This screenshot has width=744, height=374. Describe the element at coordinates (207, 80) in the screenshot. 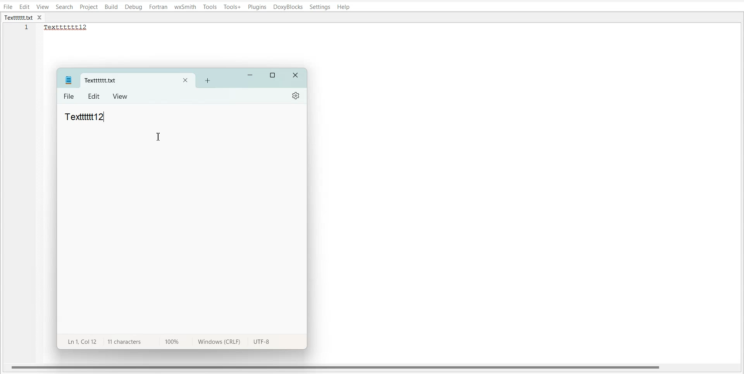

I see `Add File` at that location.